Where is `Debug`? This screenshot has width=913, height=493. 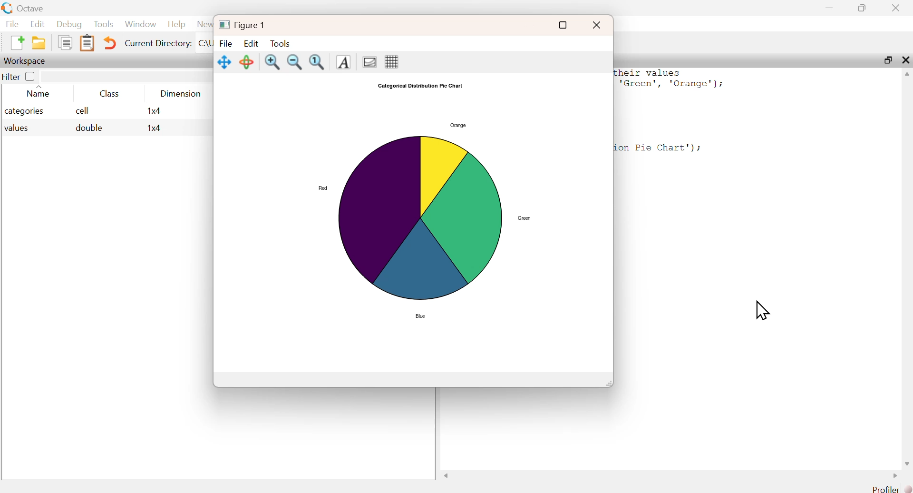 Debug is located at coordinates (69, 24).